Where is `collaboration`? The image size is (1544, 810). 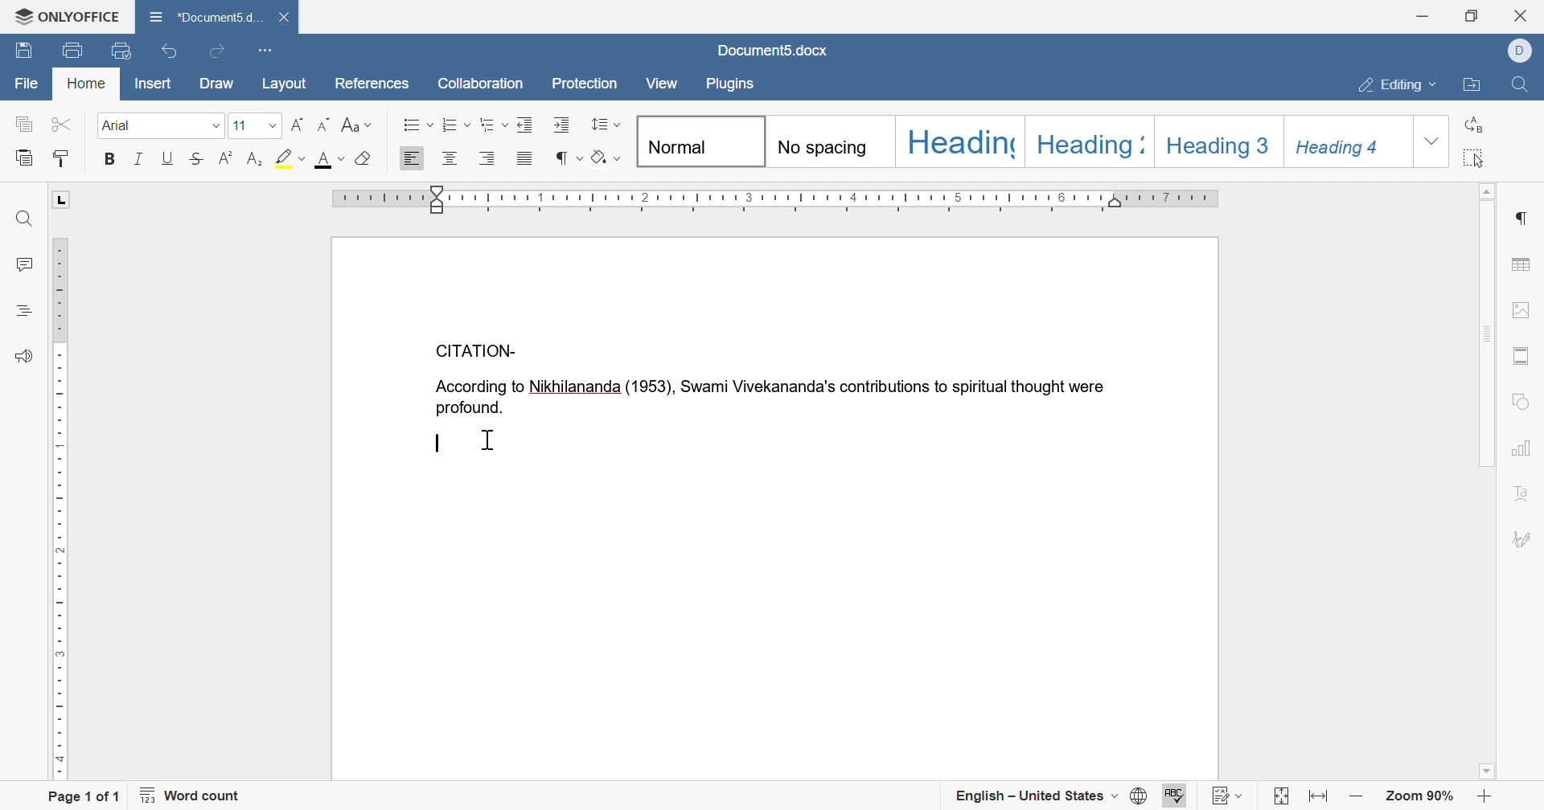
collaboration is located at coordinates (481, 84).